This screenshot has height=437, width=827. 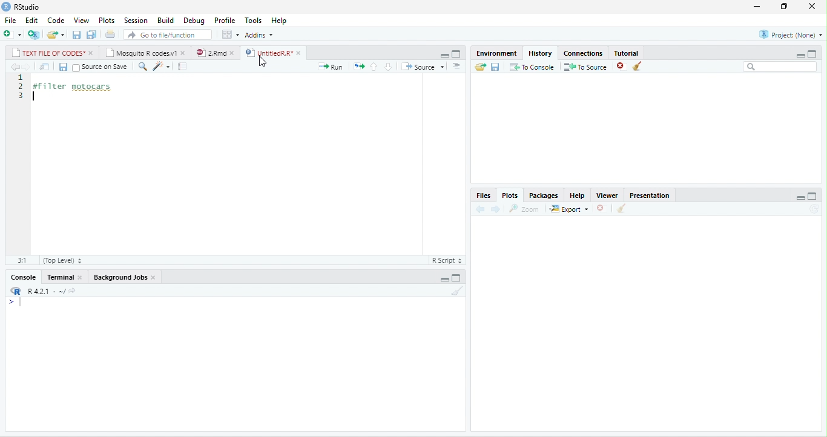 What do you see at coordinates (483, 195) in the screenshot?
I see `Files` at bounding box center [483, 195].